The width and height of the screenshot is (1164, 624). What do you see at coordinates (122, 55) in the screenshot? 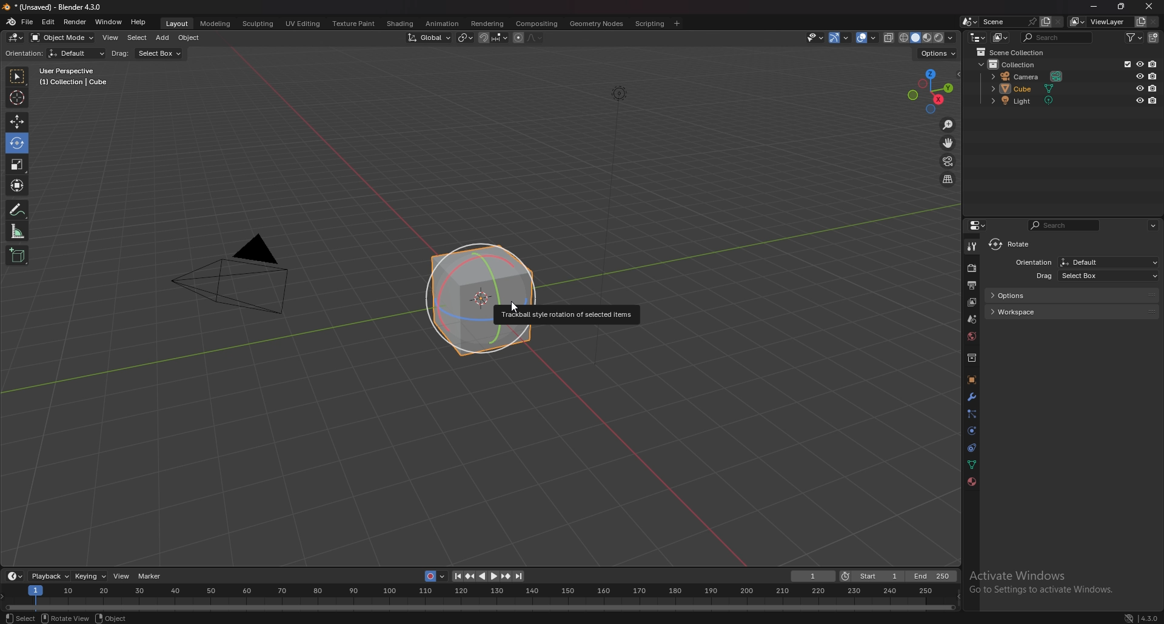
I see `drag` at bounding box center [122, 55].